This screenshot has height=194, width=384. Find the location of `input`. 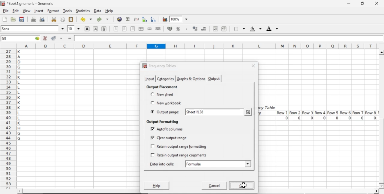

input is located at coordinates (149, 79).